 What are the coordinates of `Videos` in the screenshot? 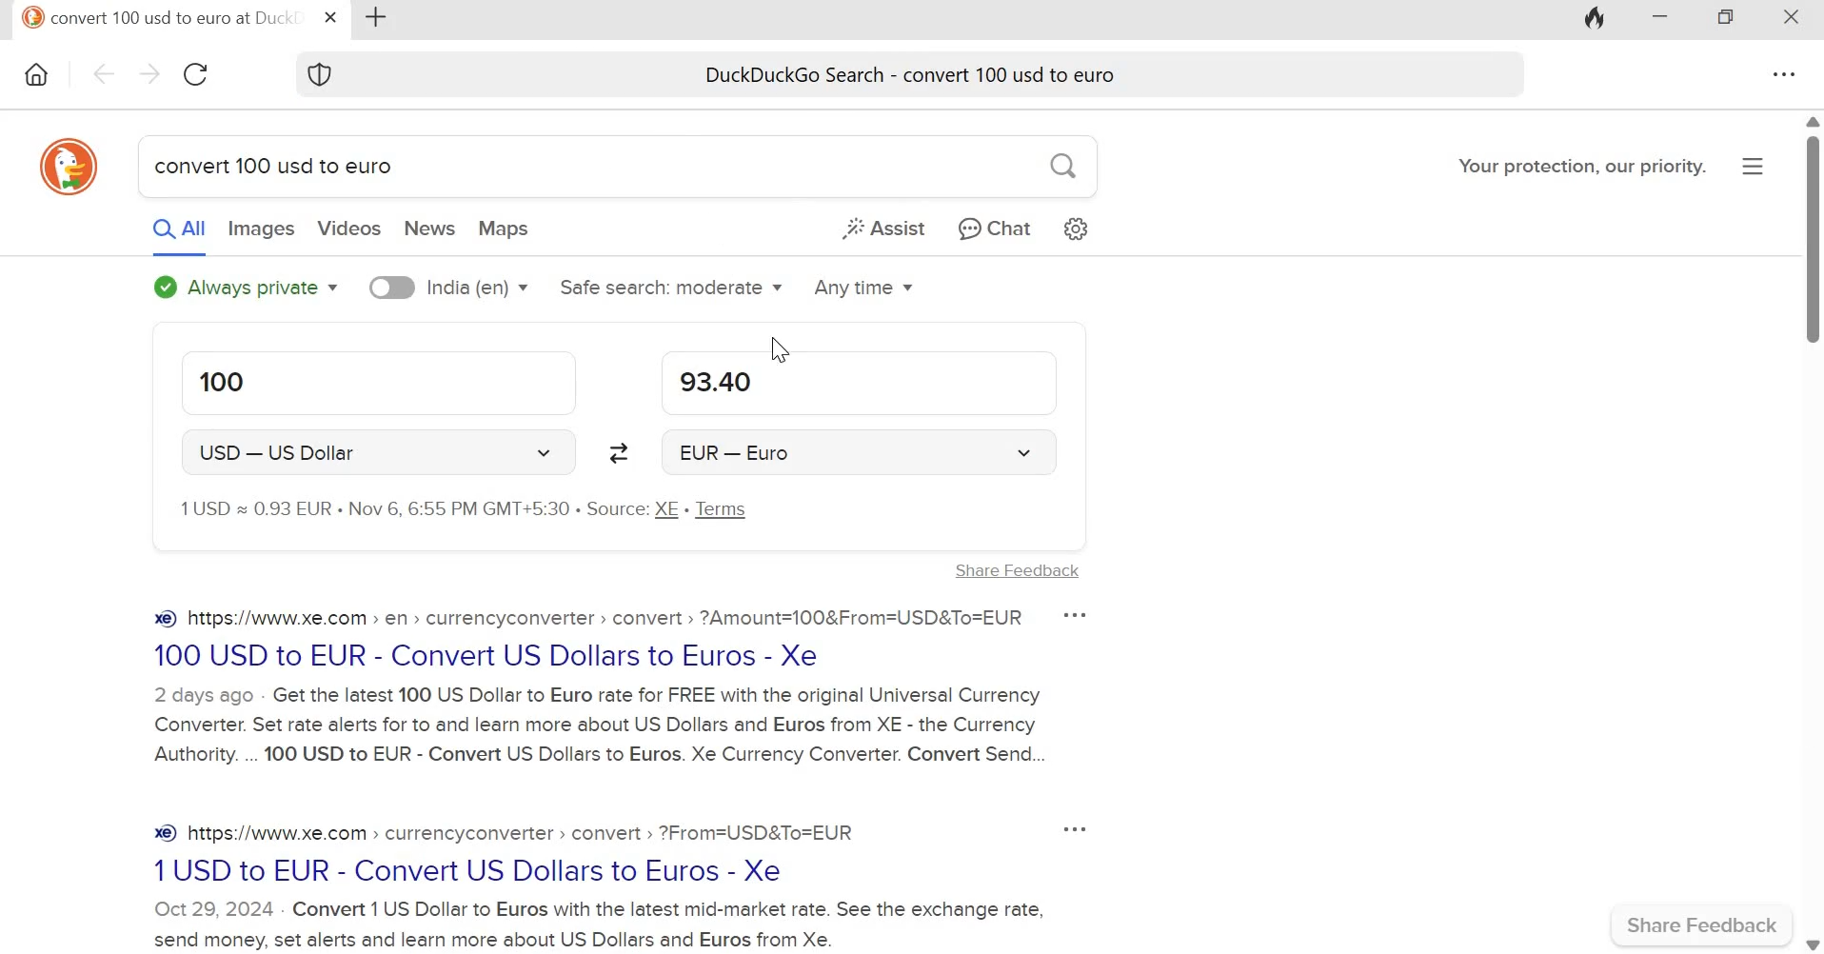 It's located at (348, 228).